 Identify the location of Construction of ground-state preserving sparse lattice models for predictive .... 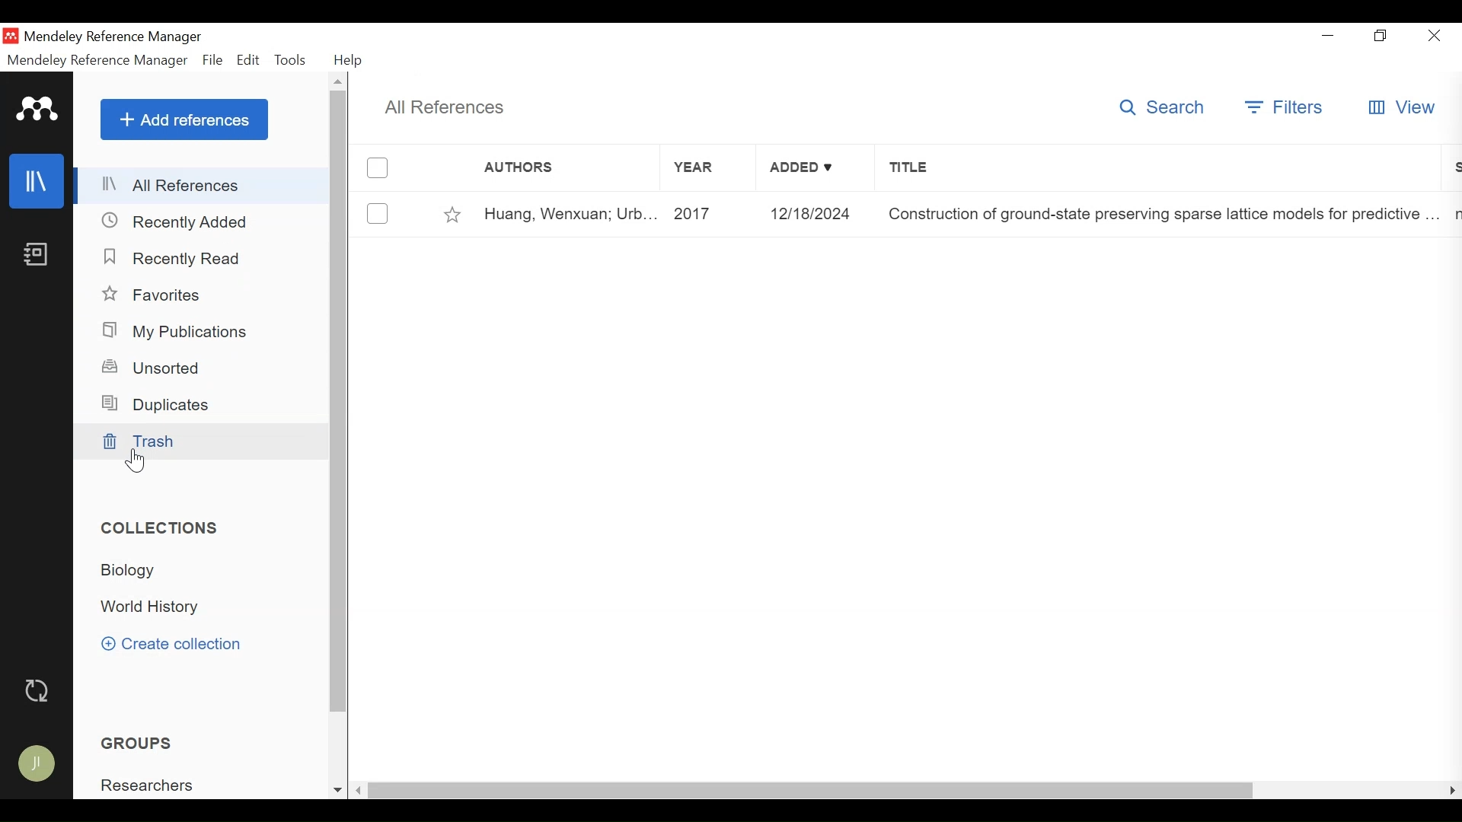
(1162, 215).